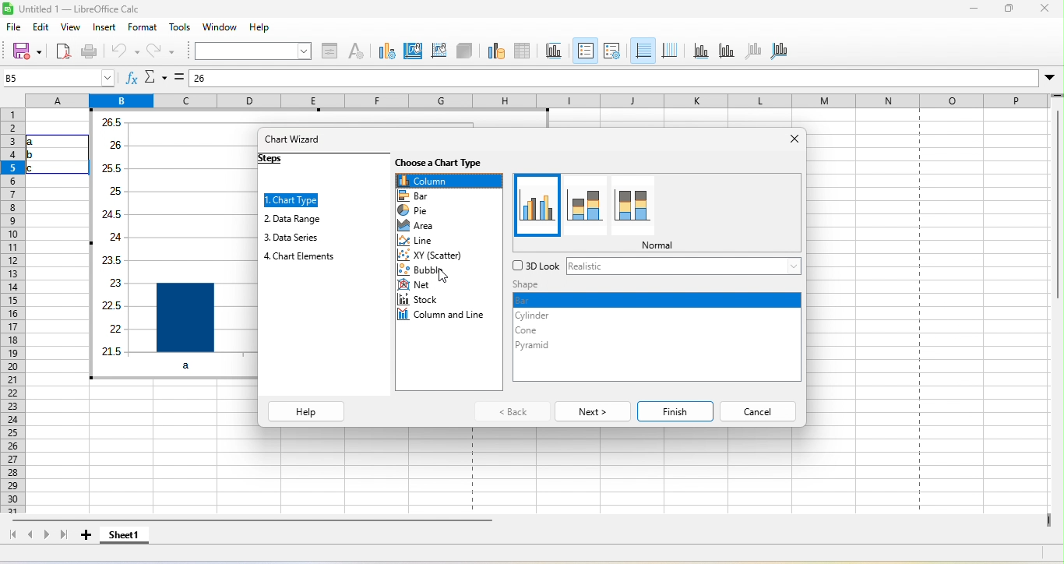 The width and height of the screenshot is (1064, 564). Describe the element at coordinates (254, 51) in the screenshot. I see `chart element` at that location.